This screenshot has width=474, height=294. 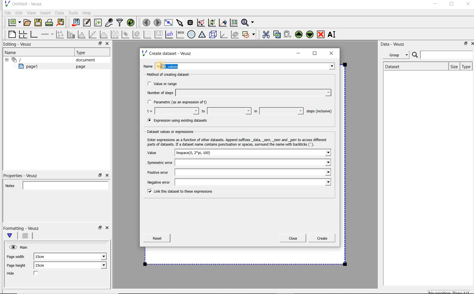 What do you see at coordinates (60, 13) in the screenshot?
I see `Data` at bounding box center [60, 13].